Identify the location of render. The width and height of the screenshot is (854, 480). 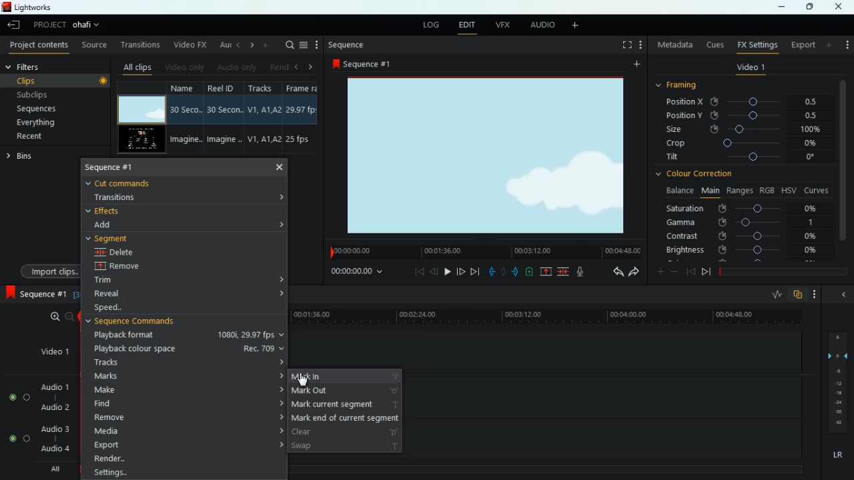
(187, 459).